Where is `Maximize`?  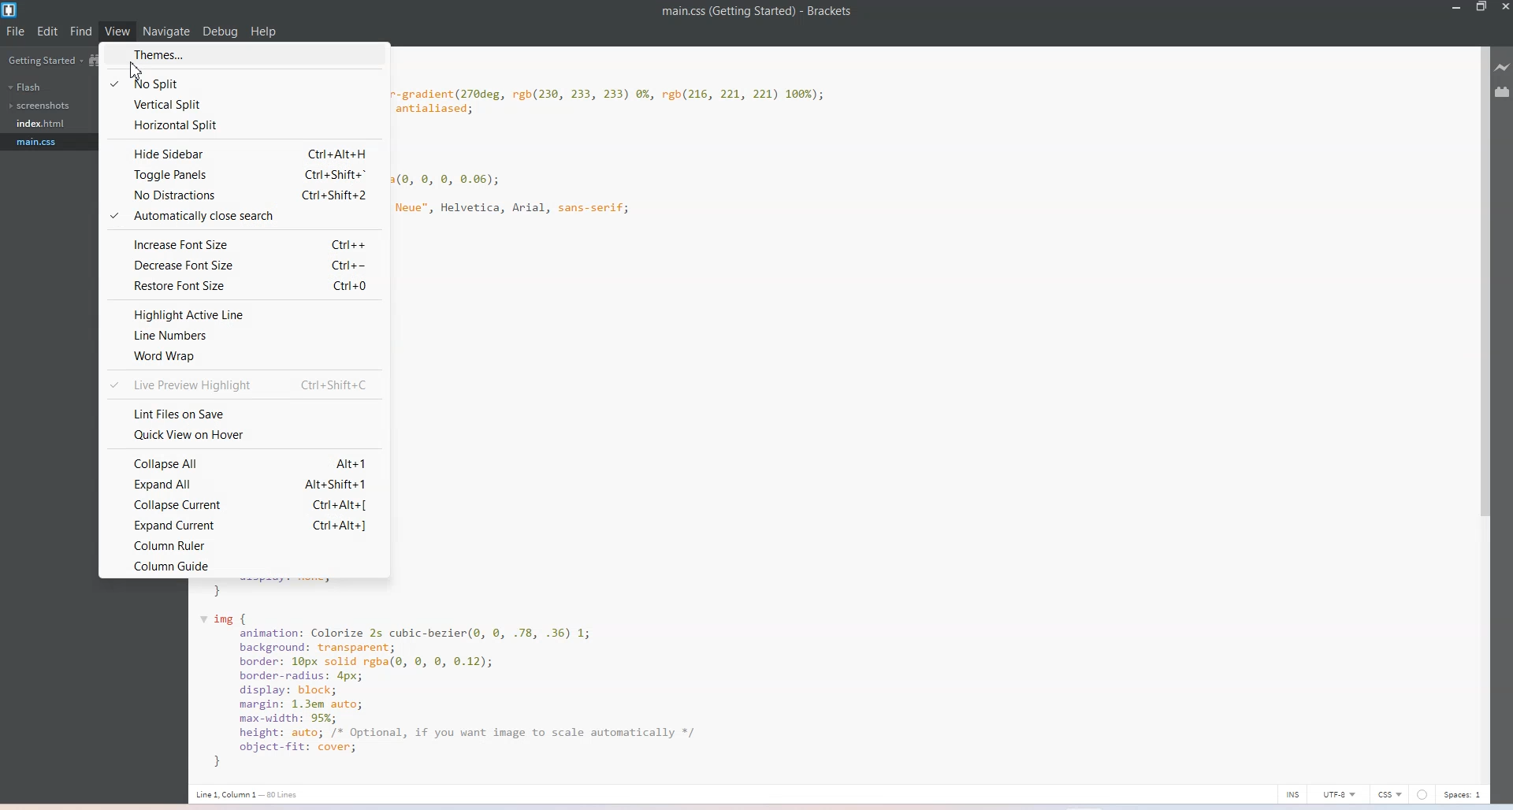 Maximize is located at coordinates (1482, 8).